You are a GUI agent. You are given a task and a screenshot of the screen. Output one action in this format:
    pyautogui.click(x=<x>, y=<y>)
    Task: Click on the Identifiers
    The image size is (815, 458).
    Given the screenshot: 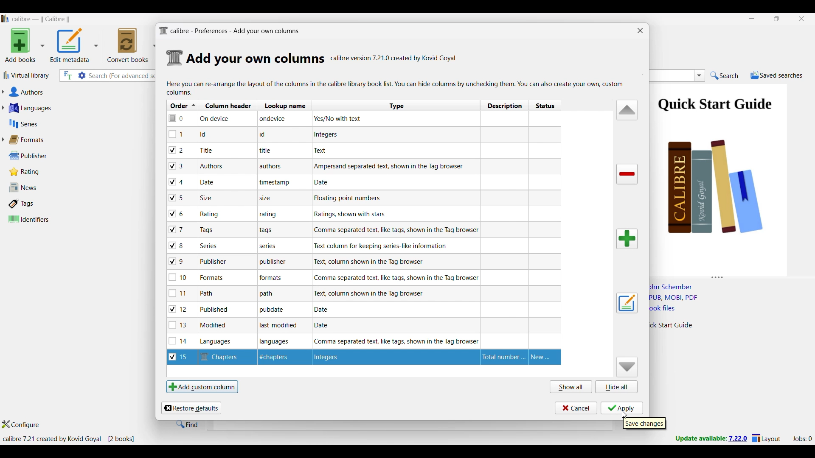 What is the action you would take?
    pyautogui.click(x=42, y=219)
    